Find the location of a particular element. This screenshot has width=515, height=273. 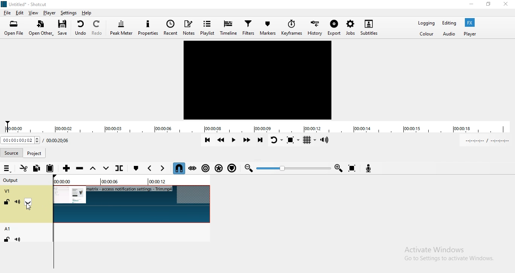

Keyframes is located at coordinates (291, 28).